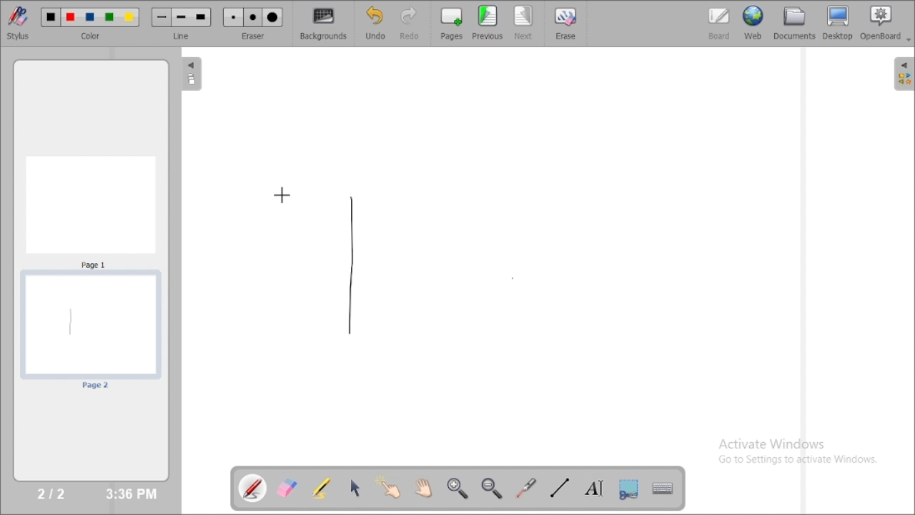 The image size is (915, 515). What do you see at coordinates (182, 17) in the screenshot?
I see `Medium line` at bounding box center [182, 17].